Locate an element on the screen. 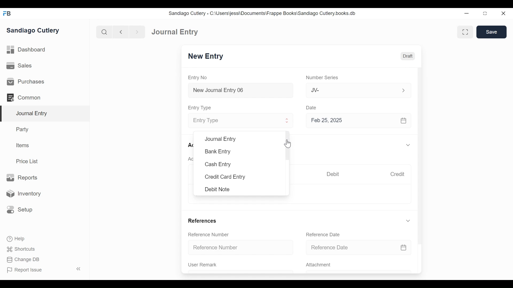 This screenshot has width=513, height=288. Change DB is located at coordinates (24, 260).